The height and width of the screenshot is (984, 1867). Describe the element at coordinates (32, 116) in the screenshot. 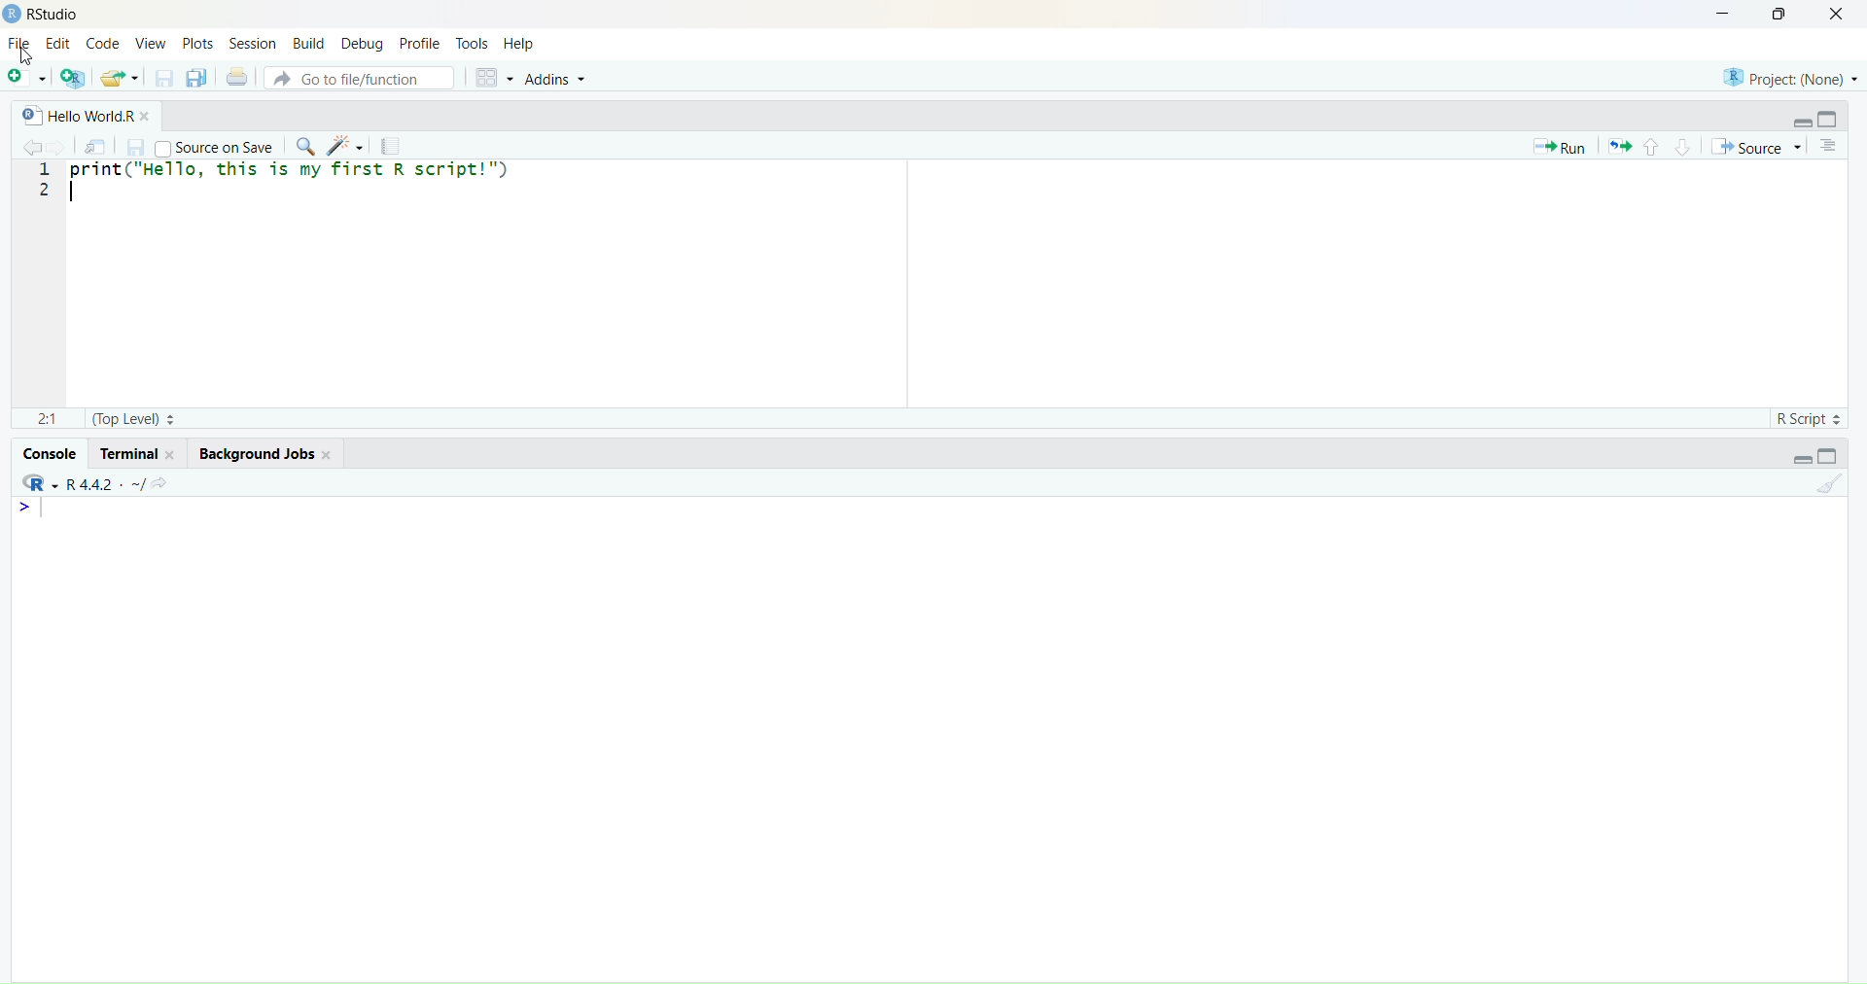

I see `R document` at that location.